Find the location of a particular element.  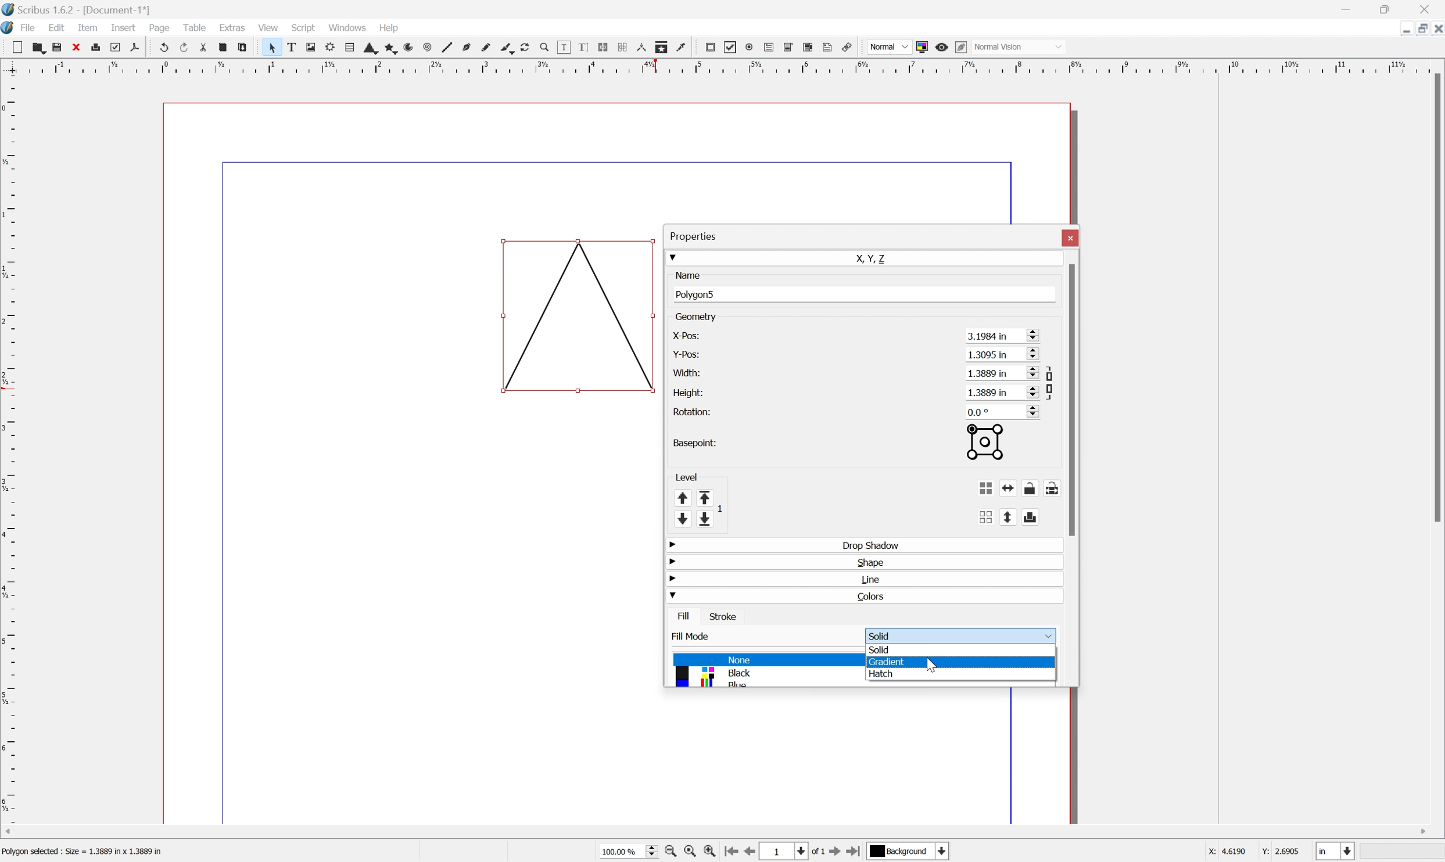

Page is located at coordinates (159, 28).